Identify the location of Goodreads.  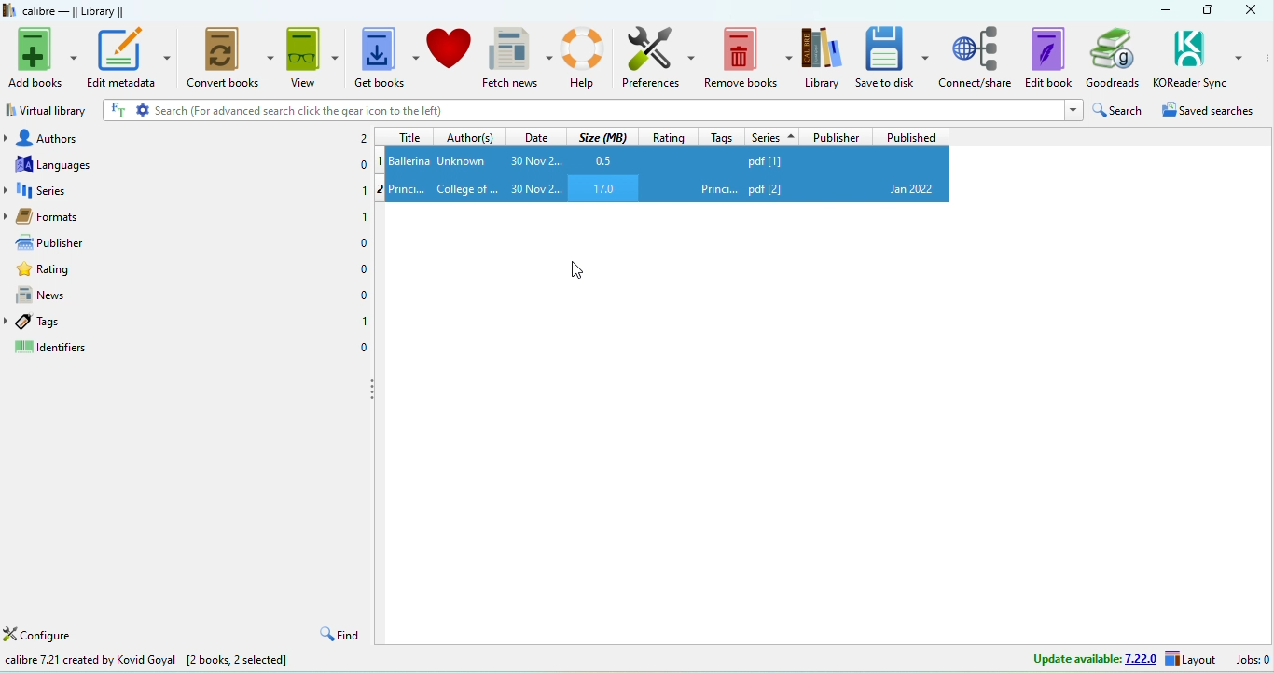
(1113, 58).